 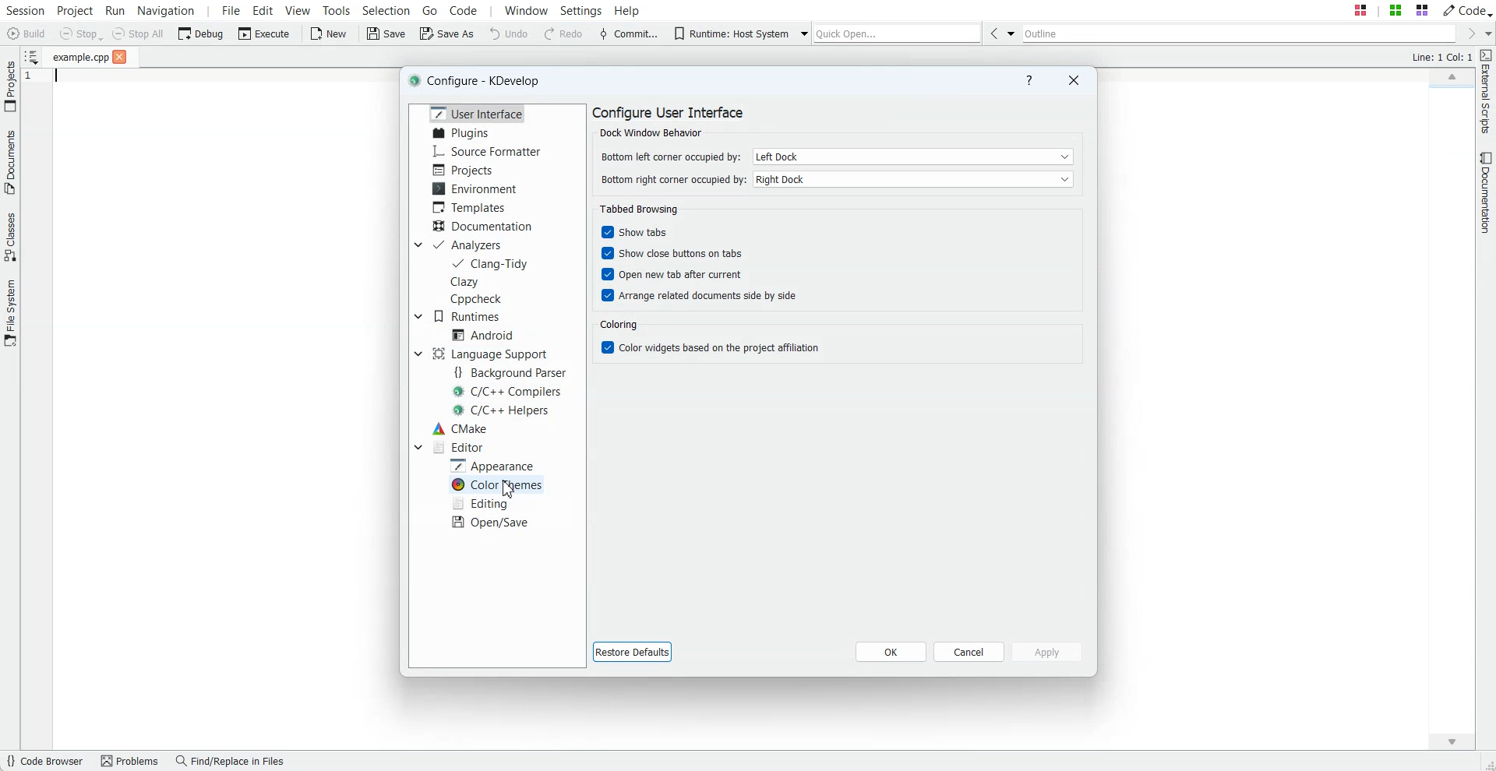 I want to click on File, so click(x=81, y=58).